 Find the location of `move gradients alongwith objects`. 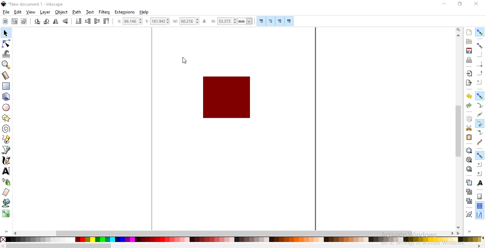

move gradients alongwith objects is located at coordinates (279, 22).